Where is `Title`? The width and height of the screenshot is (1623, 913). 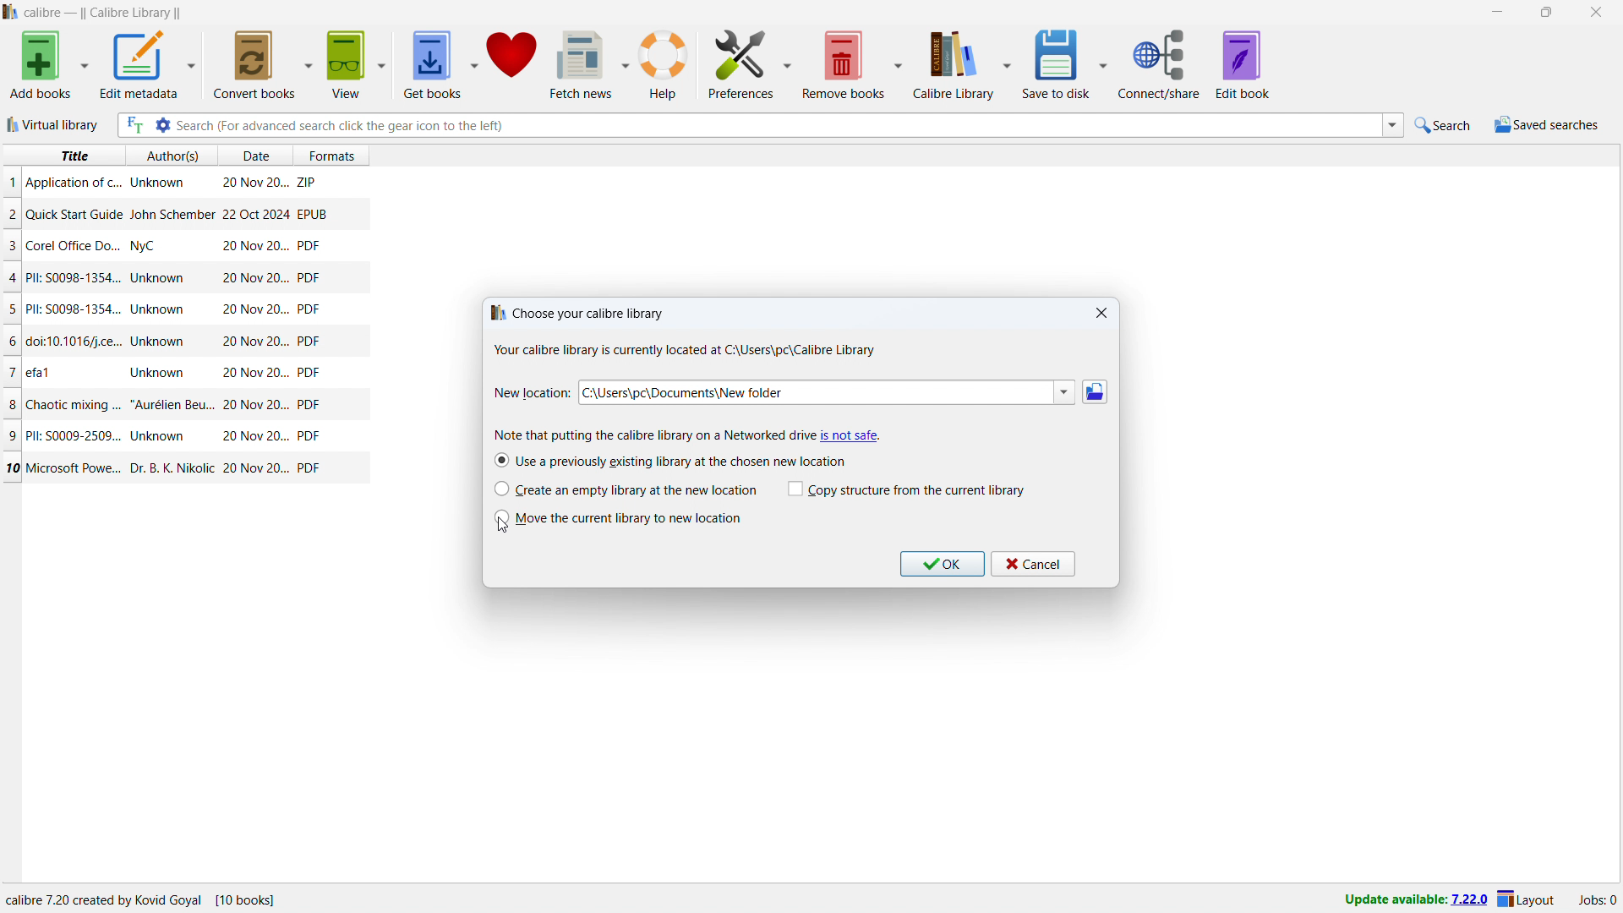 Title is located at coordinates (78, 468).